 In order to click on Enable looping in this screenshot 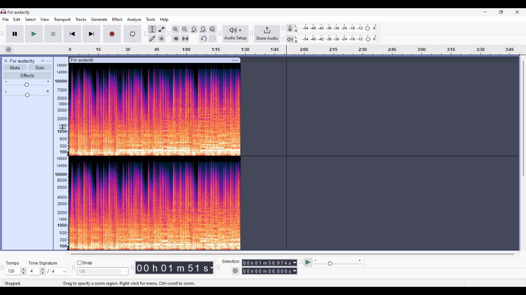, I will do `click(132, 34)`.